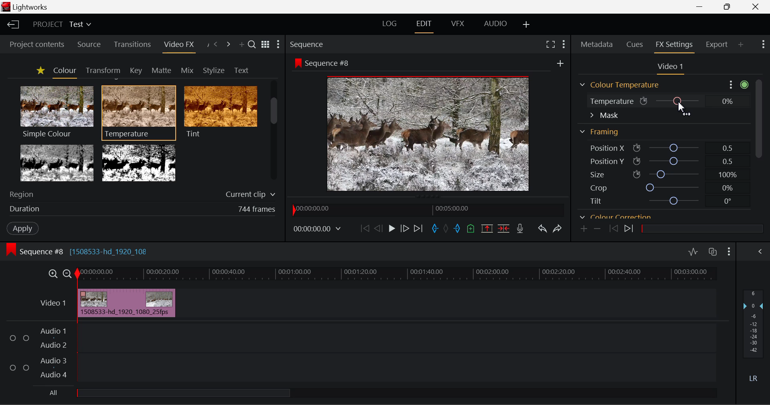  I want to click on Add Panel, so click(740, 47).